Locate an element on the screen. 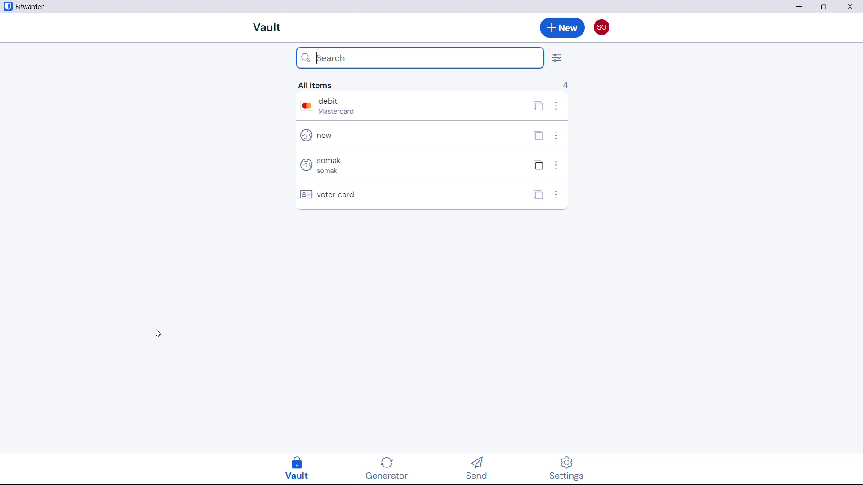 The width and height of the screenshot is (863, 485). All items  is located at coordinates (316, 85).